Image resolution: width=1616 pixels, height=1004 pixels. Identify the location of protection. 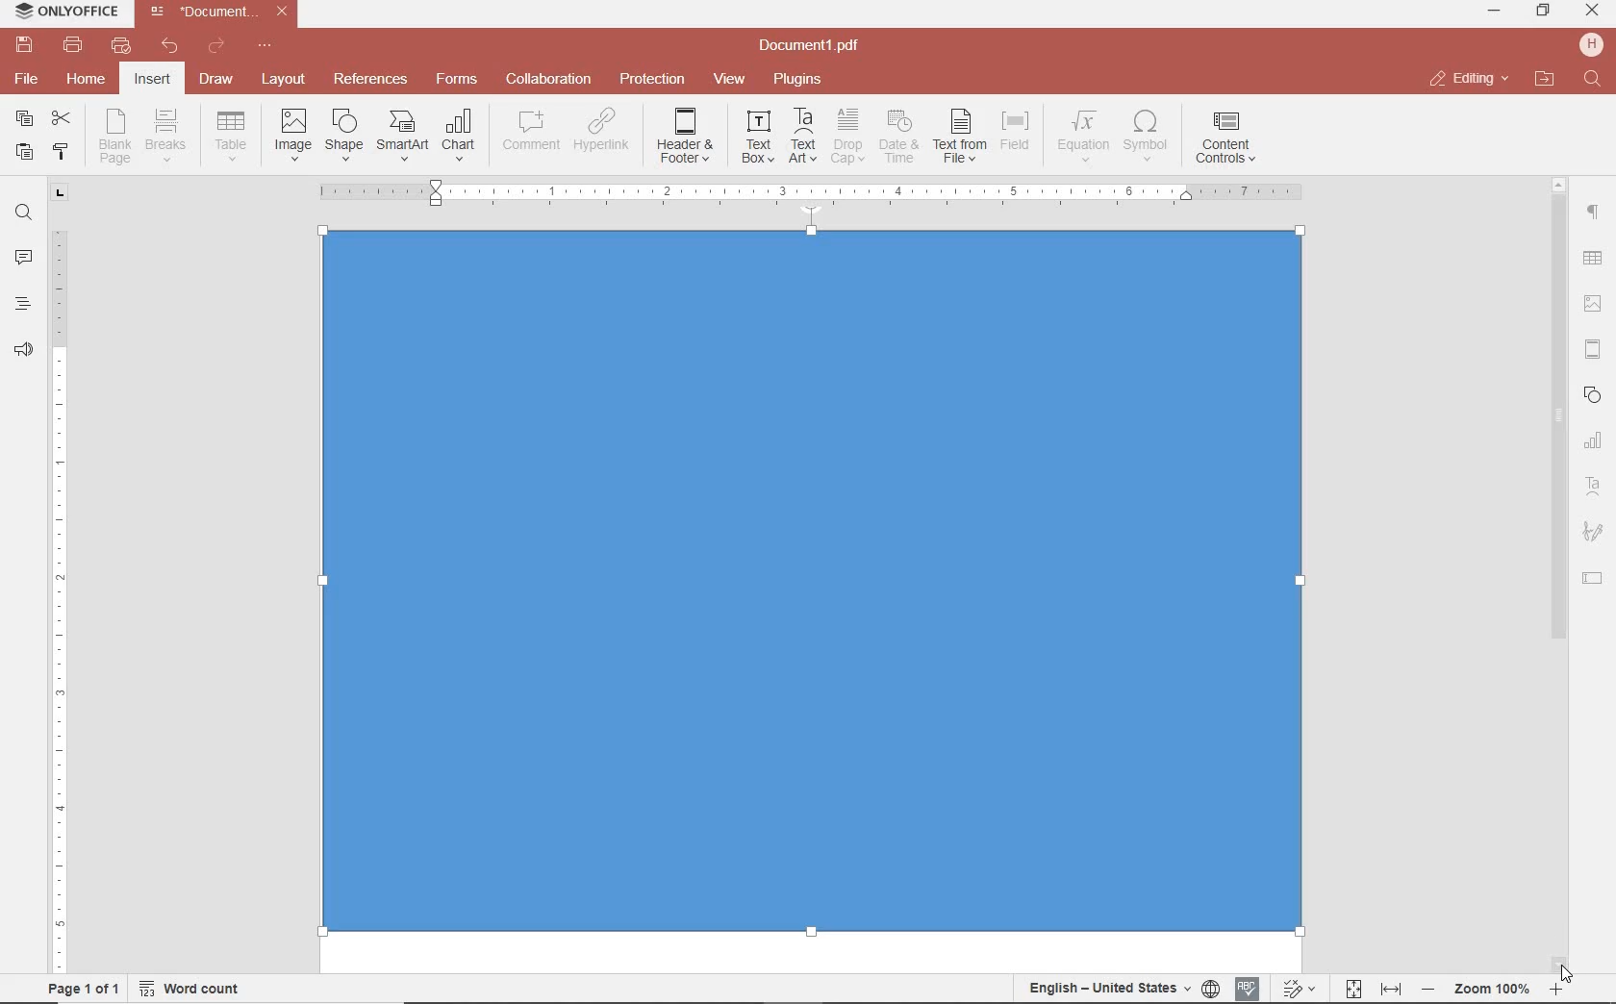
(653, 80).